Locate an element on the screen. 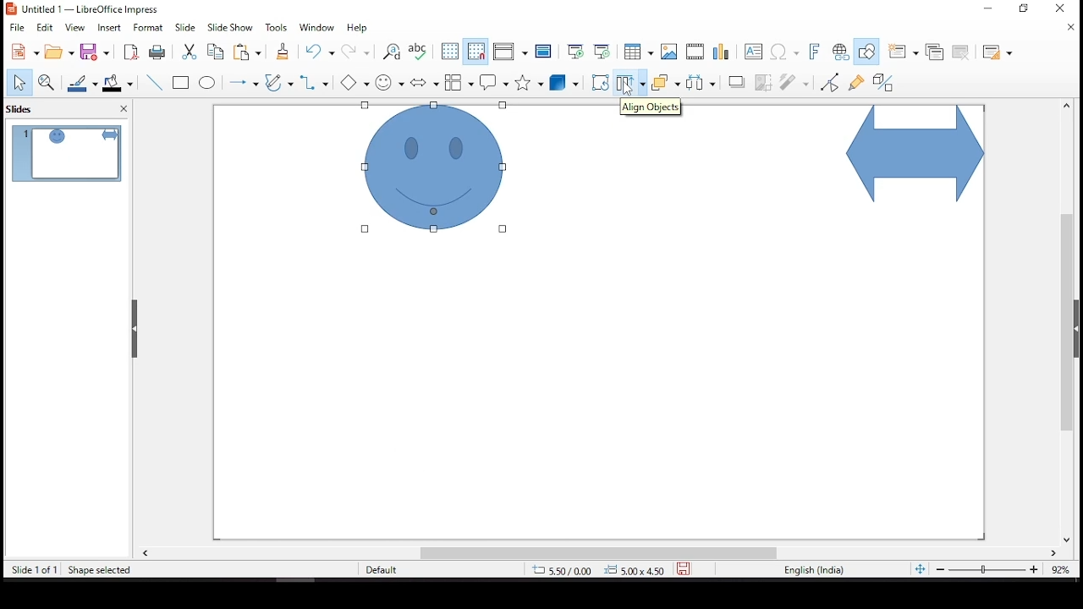 The width and height of the screenshot is (1083, 609). insert special characters is located at coordinates (786, 52).